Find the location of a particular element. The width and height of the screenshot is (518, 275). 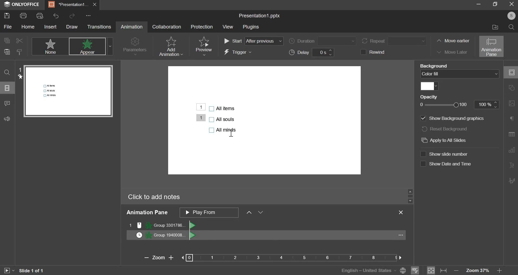

save is located at coordinates (7, 15).